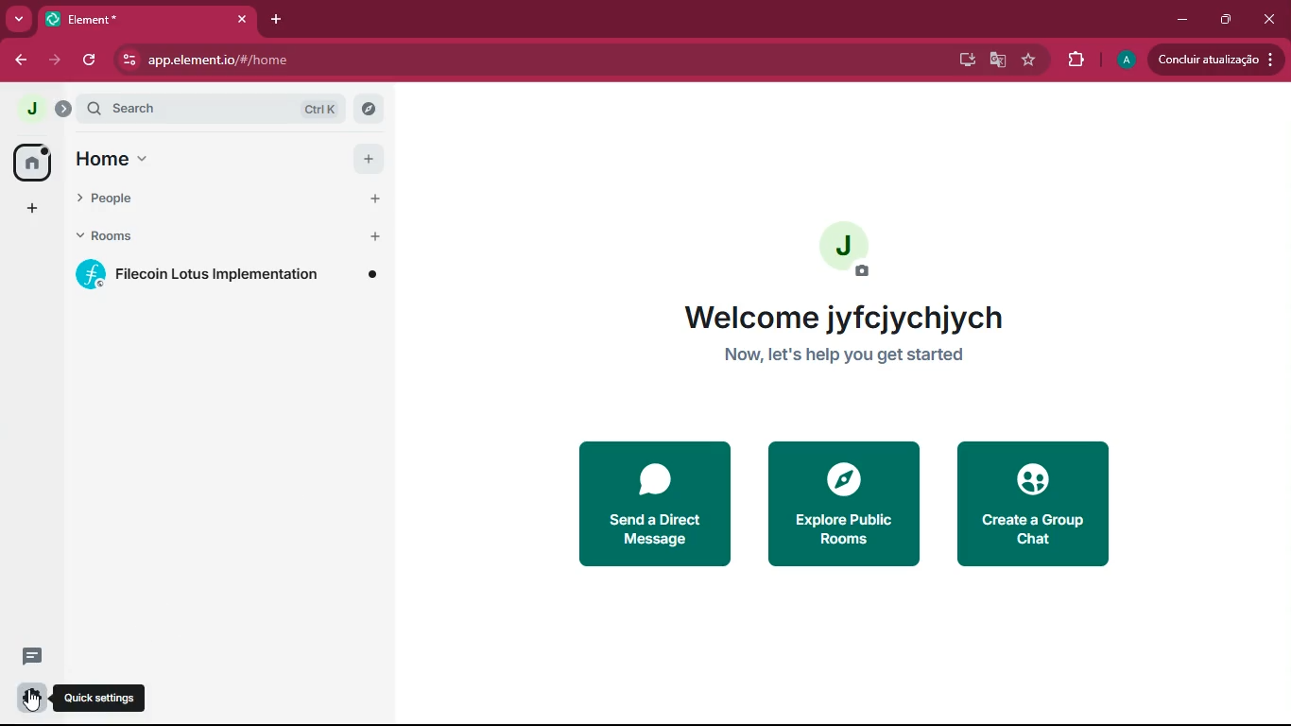  Describe the element at coordinates (33, 700) in the screenshot. I see `cursor` at that location.